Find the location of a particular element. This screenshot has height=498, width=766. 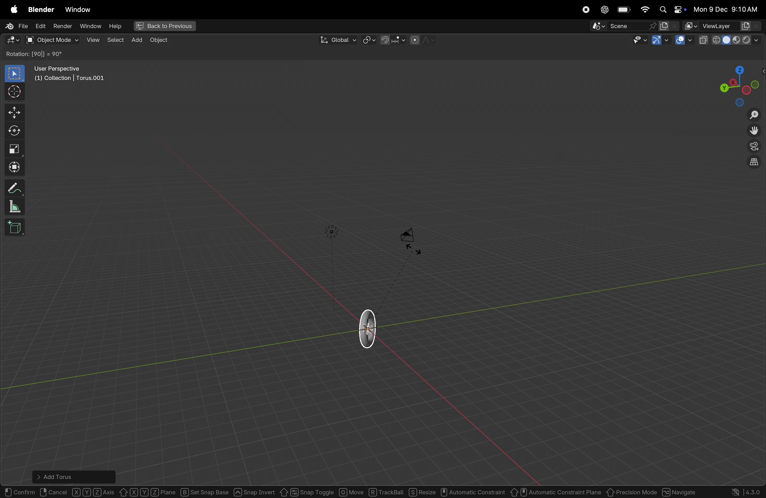

rotate  is located at coordinates (16, 129).